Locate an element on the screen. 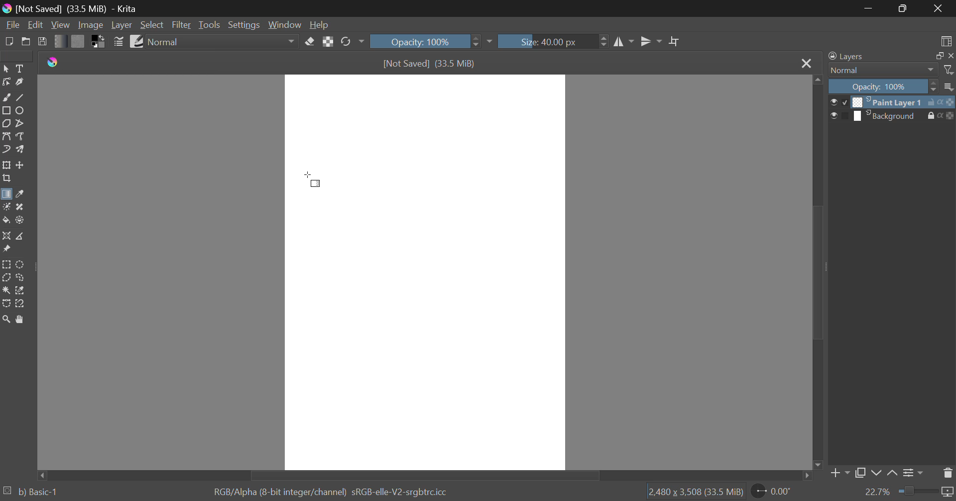 This screenshot has width=956, height=501. Document Workspace is located at coordinates (425, 271).